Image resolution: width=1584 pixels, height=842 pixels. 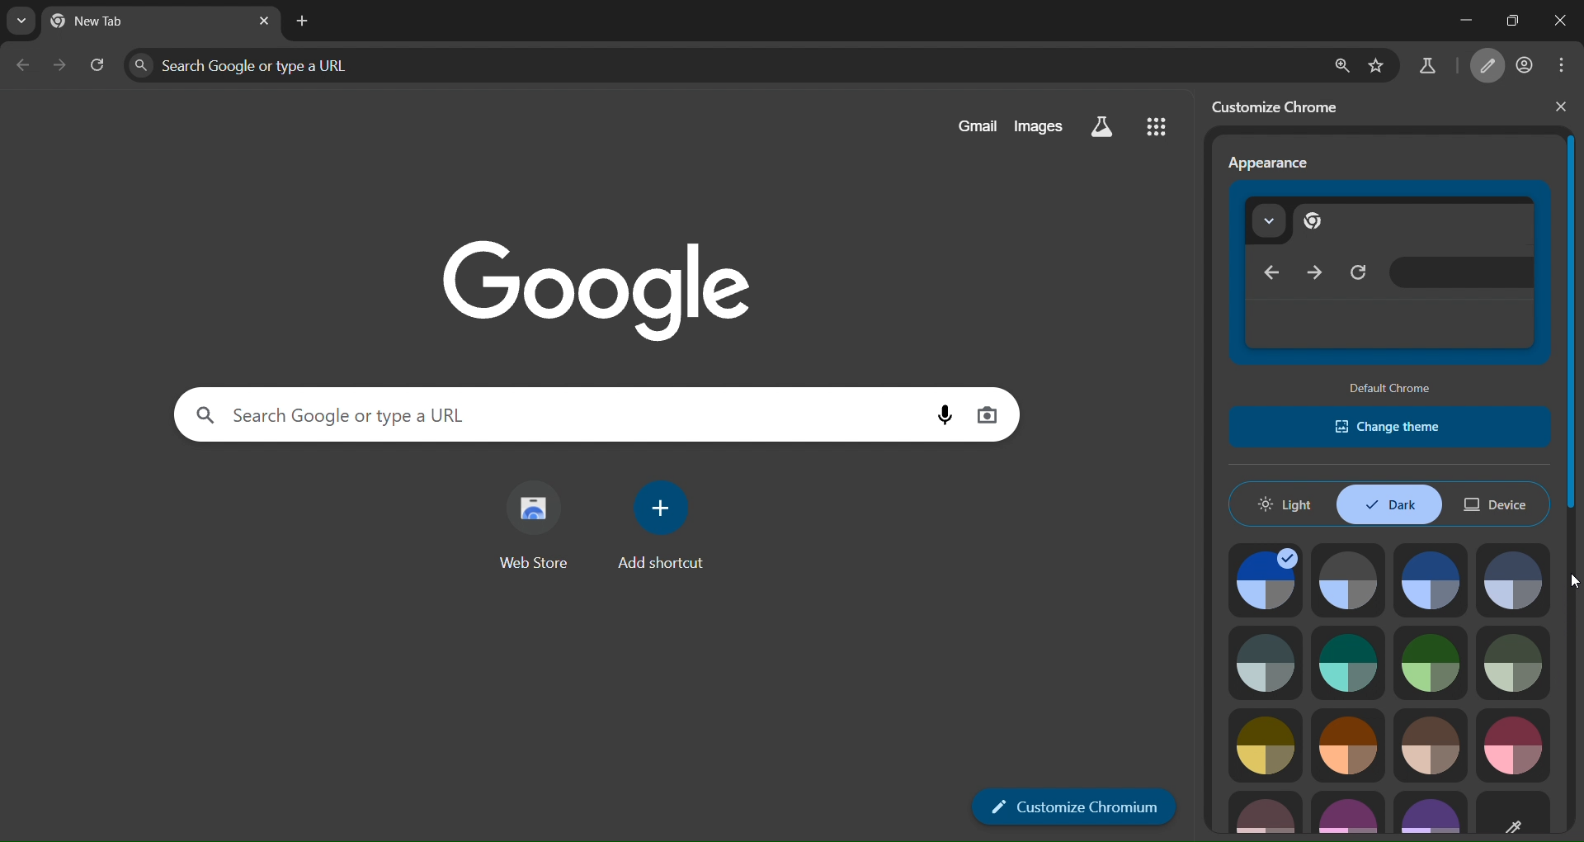 I want to click on account, so click(x=1526, y=66).